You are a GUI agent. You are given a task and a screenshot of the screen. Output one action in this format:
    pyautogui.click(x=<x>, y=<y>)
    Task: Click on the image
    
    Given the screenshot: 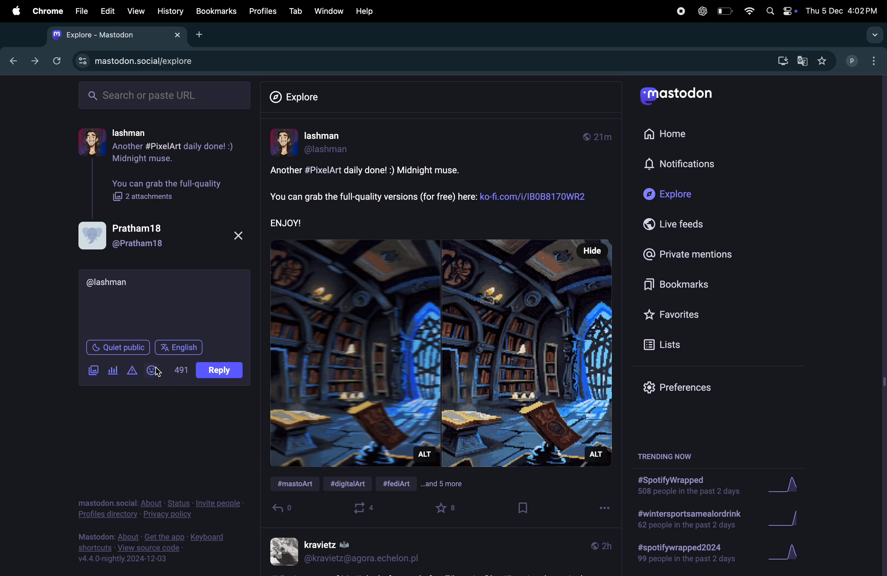 What is the action you would take?
    pyautogui.click(x=441, y=352)
    